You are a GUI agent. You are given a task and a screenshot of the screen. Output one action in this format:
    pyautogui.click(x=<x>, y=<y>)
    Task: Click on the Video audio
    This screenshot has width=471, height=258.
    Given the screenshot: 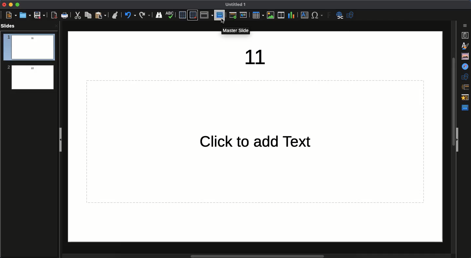 What is the action you would take?
    pyautogui.click(x=280, y=15)
    